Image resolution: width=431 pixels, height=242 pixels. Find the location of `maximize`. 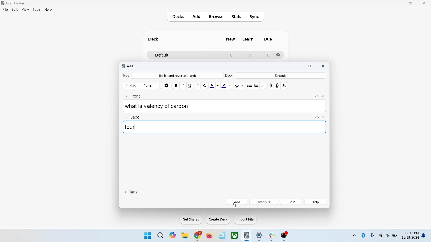

maximize is located at coordinates (411, 4).